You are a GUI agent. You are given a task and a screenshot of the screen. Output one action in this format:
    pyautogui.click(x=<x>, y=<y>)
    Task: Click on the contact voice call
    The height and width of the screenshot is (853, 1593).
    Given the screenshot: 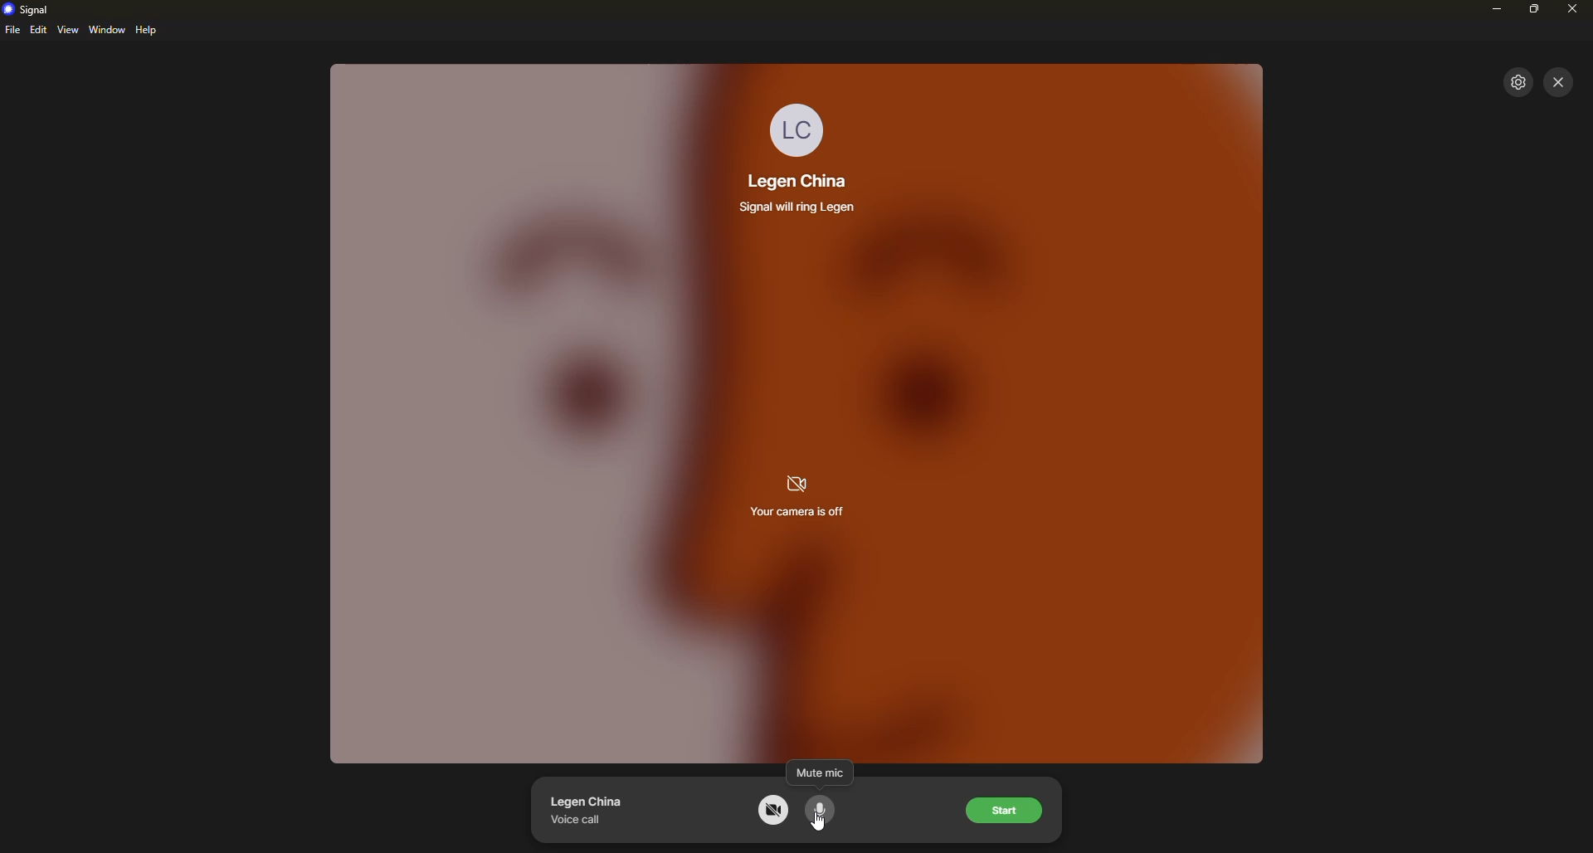 What is the action you would take?
    pyautogui.click(x=594, y=808)
    